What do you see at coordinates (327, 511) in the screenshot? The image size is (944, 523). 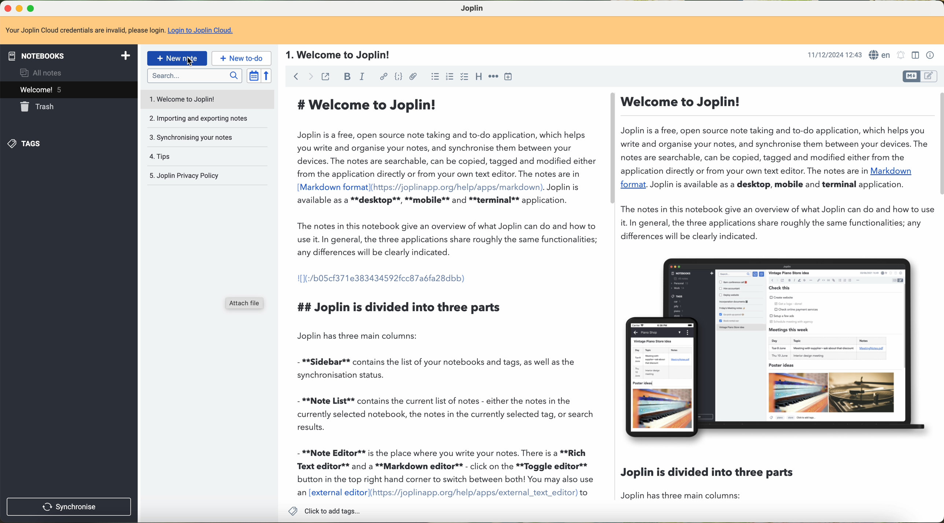 I see `click add to tags` at bounding box center [327, 511].